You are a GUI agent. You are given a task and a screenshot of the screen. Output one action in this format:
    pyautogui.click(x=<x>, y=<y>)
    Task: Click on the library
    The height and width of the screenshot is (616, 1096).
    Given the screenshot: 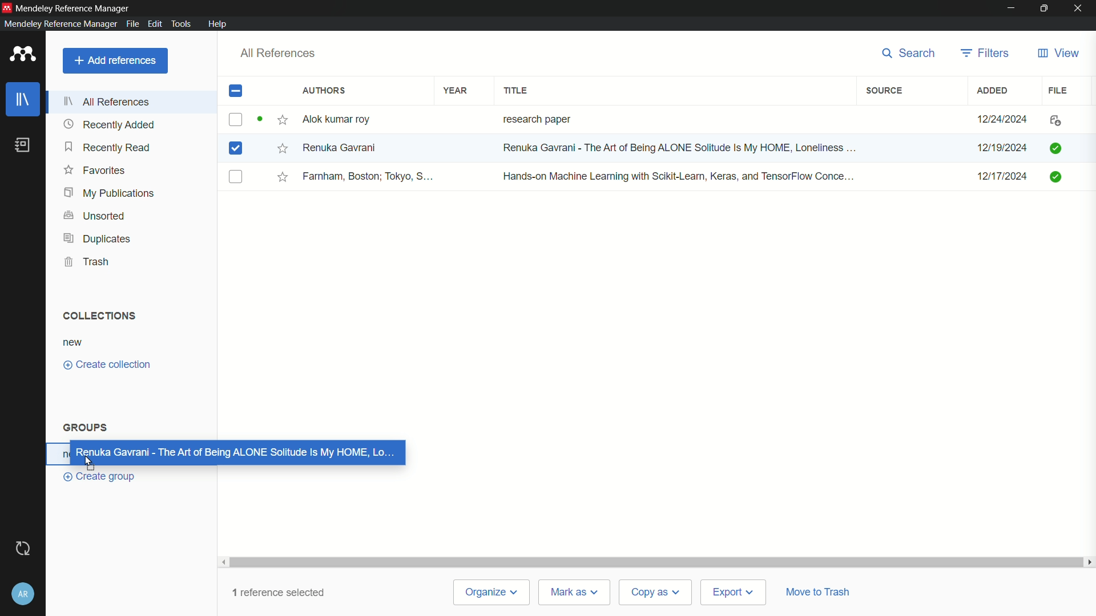 What is the action you would take?
    pyautogui.click(x=25, y=100)
    